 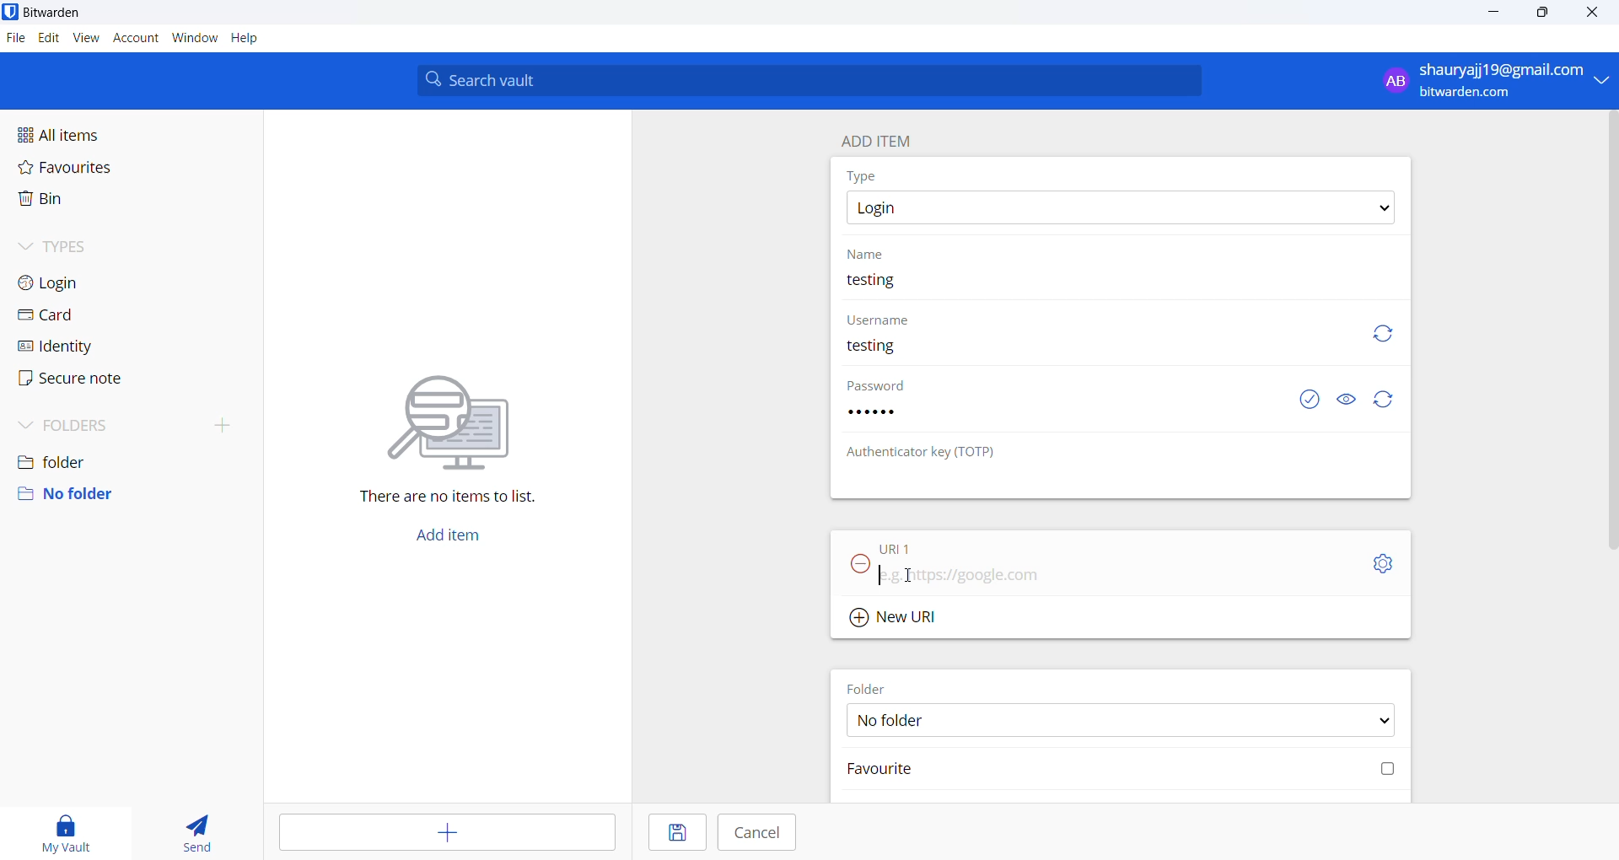 What do you see at coordinates (1085, 351) in the screenshot?
I see `username input box. user name added "testing"` at bounding box center [1085, 351].